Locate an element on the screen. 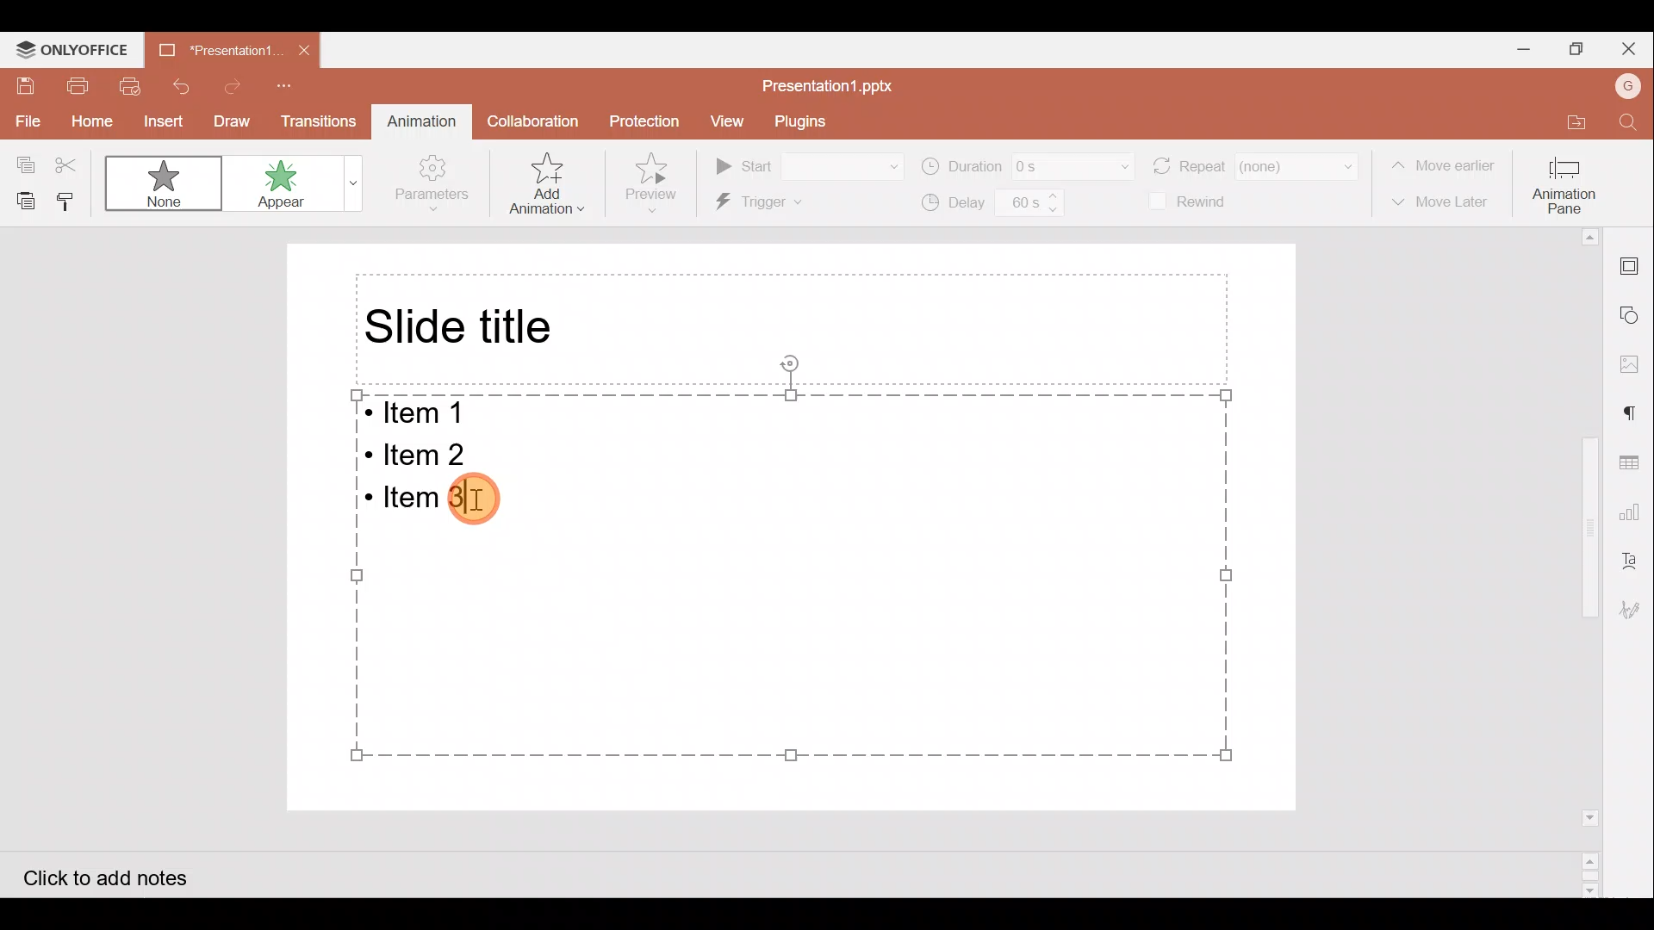  File is located at coordinates (22, 120).